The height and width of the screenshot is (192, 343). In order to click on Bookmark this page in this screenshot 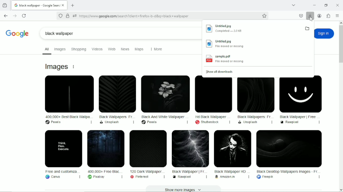, I will do `click(265, 16)`.